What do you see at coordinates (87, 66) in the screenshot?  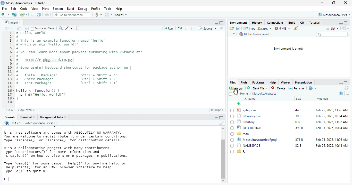 I see `maka Bel
 #

 # This is an example function named ‘hello’

 # which prints ‘Hello, world!".

5 #

5 # You can learn more about package authoring with Rstudio at:
a

3 #  http://r-pkgs.had.co.nz/

) #

) # some useful keyboard shortcuts for package authoring:|

Lo.

 # Install package: ‘ctrl + shift + 8’

3 # Check package: ‘ctrl + shift + €'

 # Test package: ‘ctrl + shift + T°

]

5+ hello <- function() {

~~ print("Hello, world!™)

3+}` at bounding box center [87, 66].